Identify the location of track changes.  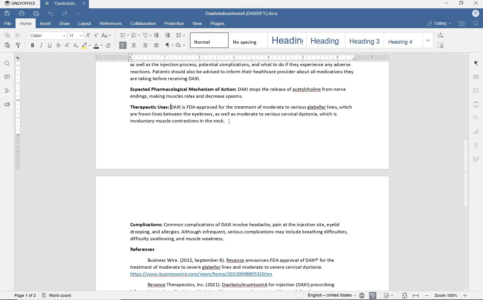
(389, 295).